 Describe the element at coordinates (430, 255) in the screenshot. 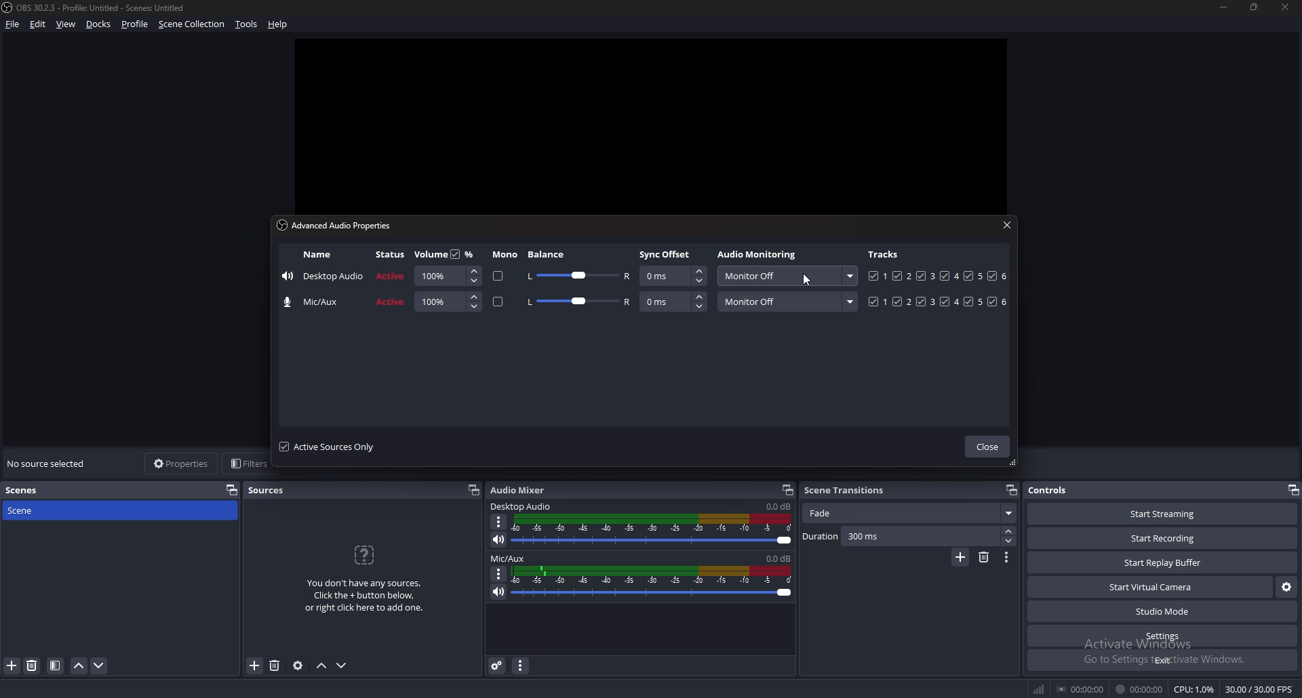

I see `volume` at that location.